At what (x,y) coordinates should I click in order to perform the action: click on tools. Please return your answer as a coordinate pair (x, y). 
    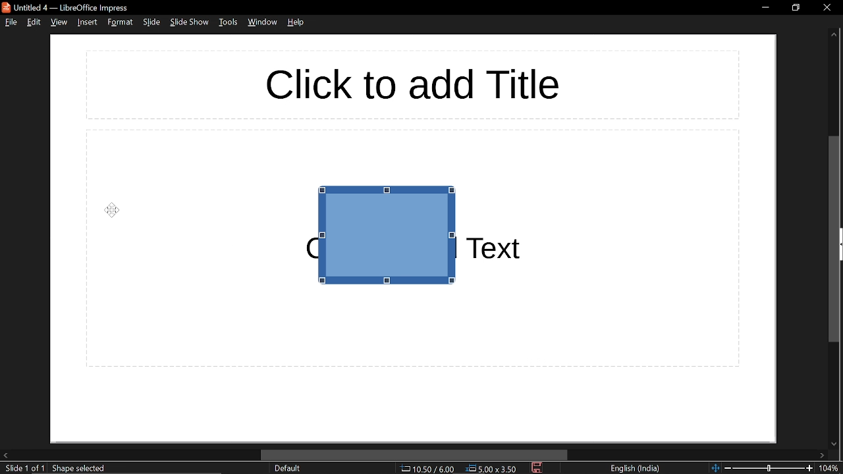
    Looking at the image, I should click on (229, 23).